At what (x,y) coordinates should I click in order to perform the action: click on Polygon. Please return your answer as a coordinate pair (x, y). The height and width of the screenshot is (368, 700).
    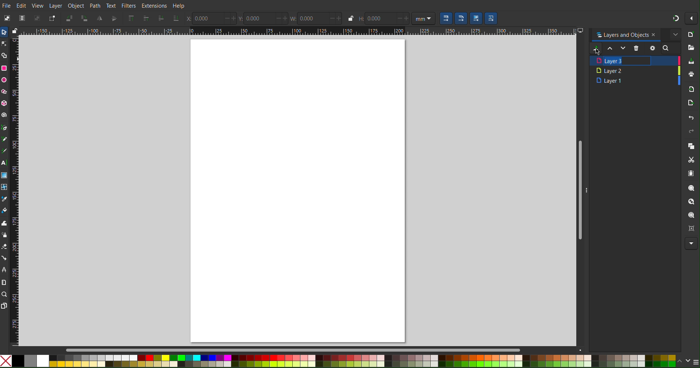
    Looking at the image, I should click on (7, 93).